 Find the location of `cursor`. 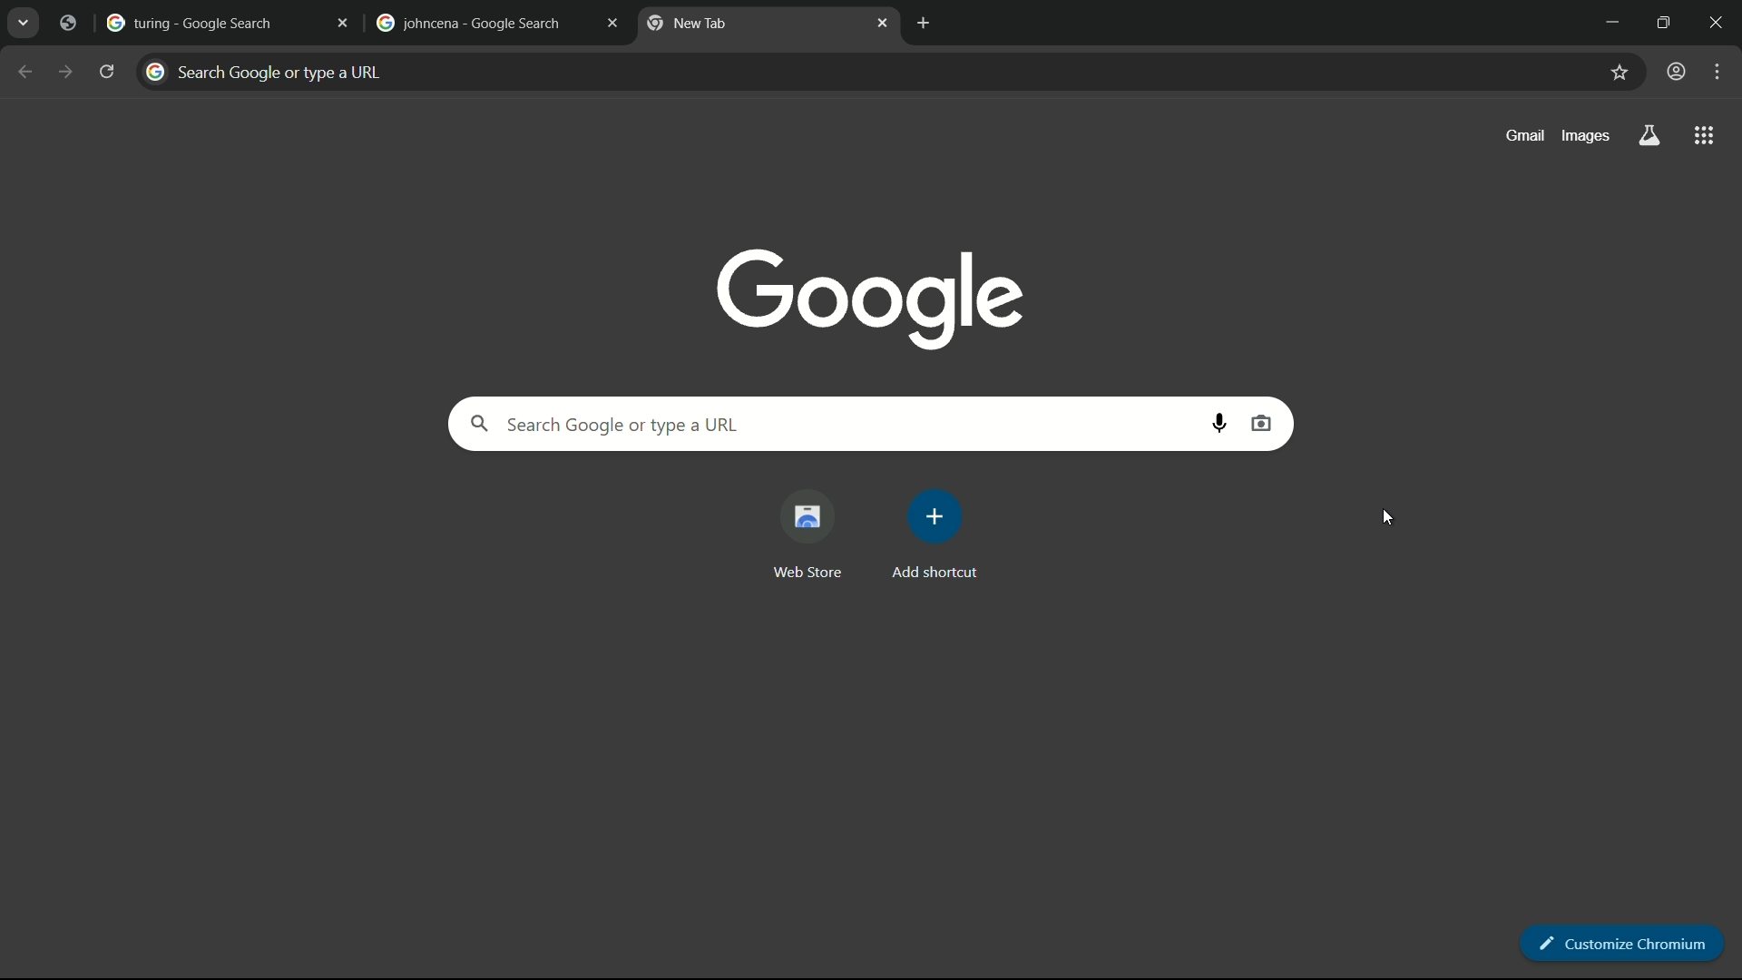

cursor is located at coordinates (1388, 517).